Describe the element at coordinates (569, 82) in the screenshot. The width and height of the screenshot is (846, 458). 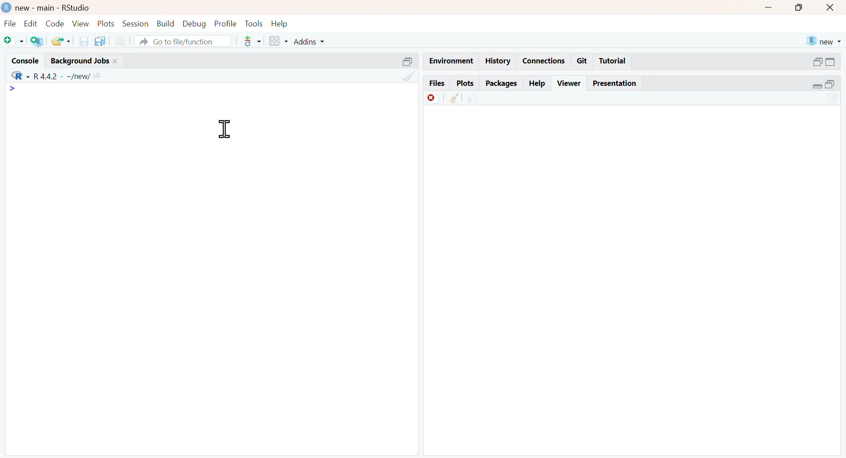
I see `Viewer` at that location.